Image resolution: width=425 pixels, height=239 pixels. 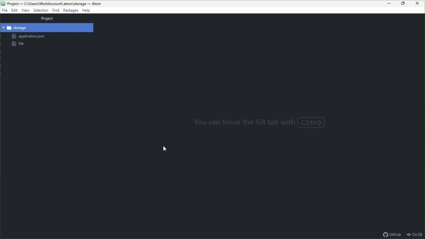 What do you see at coordinates (267, 124) in the screenshot?
I see `You can focus the Git tab with Ctrl + 9` at bounding box center [267, 124].